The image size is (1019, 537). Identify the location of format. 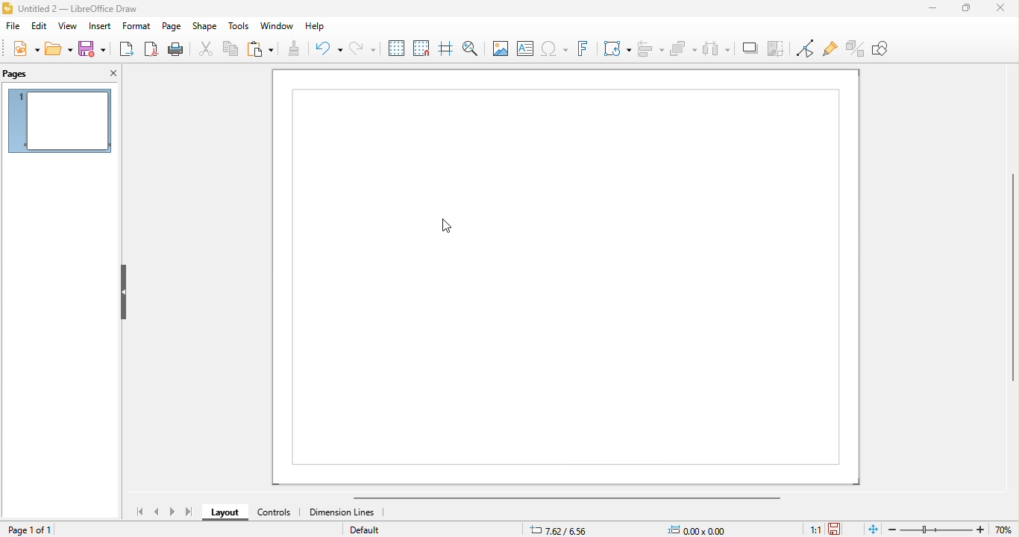
(137, 26).